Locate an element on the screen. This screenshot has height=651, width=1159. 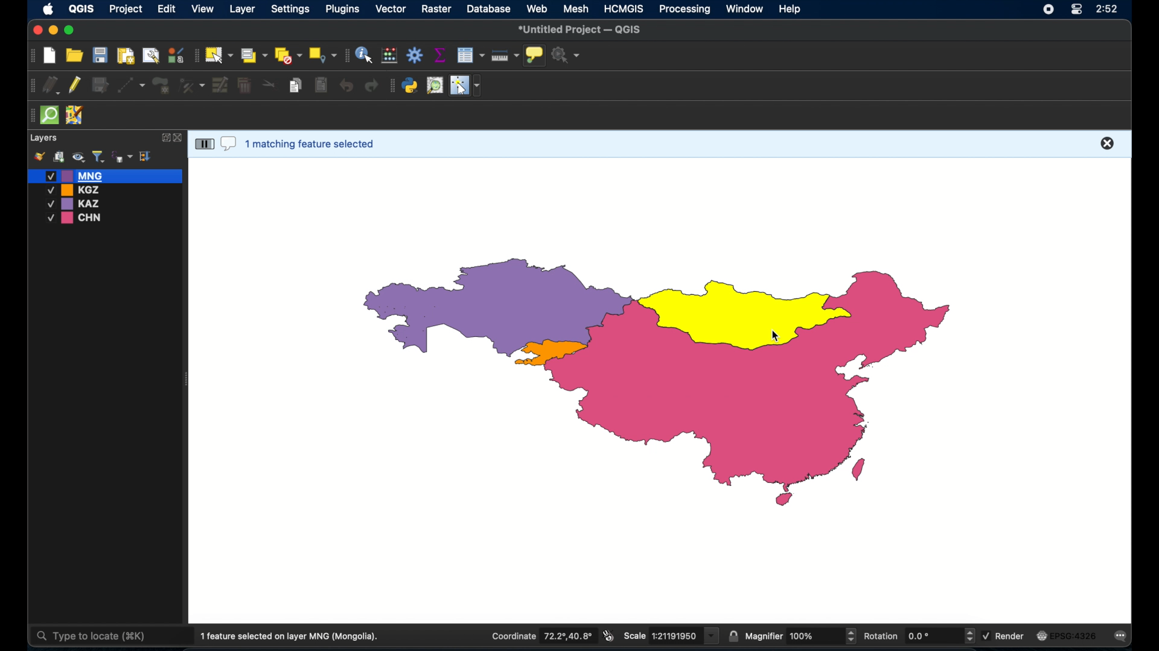
toolbox is located at coordinates (415, 55).